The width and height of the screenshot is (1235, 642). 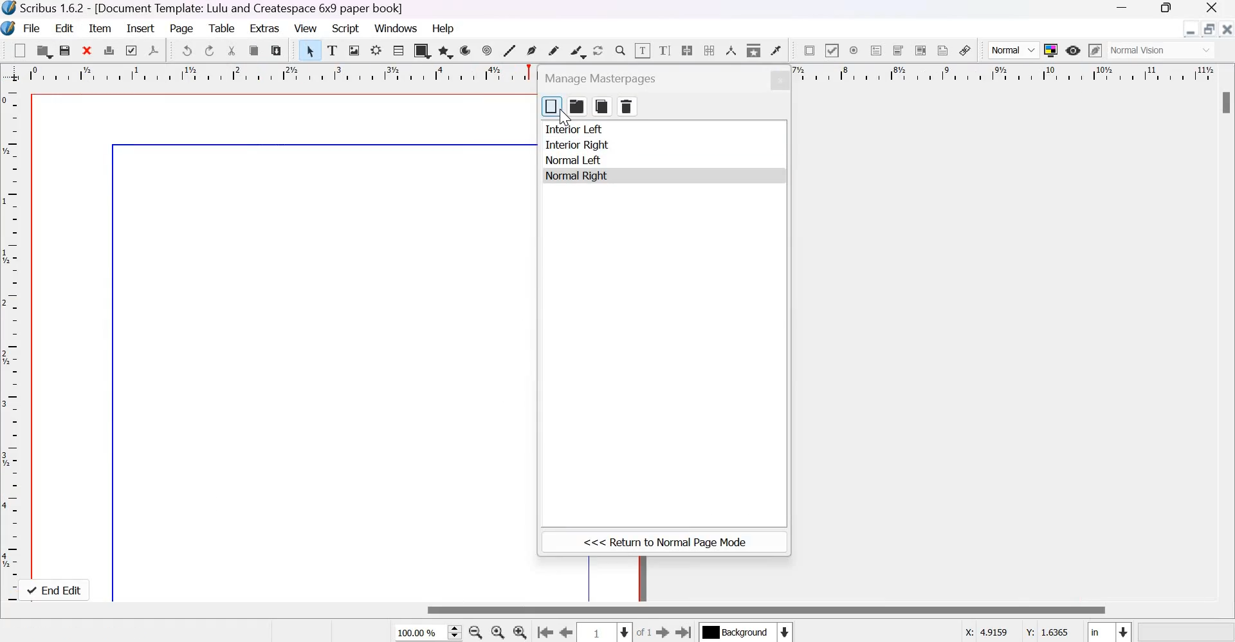 I want to click on Select item, so click(x=311, y=51).